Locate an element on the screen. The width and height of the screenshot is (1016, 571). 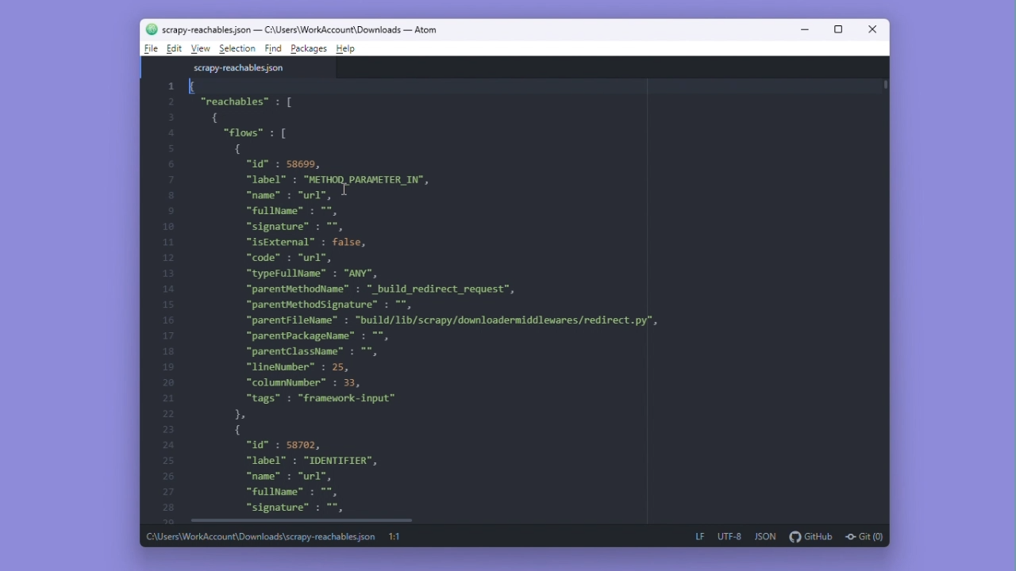
C:\Users\WorkAccount\Downloads\scrapy-reachables.json is located at coordinates (260, 537).